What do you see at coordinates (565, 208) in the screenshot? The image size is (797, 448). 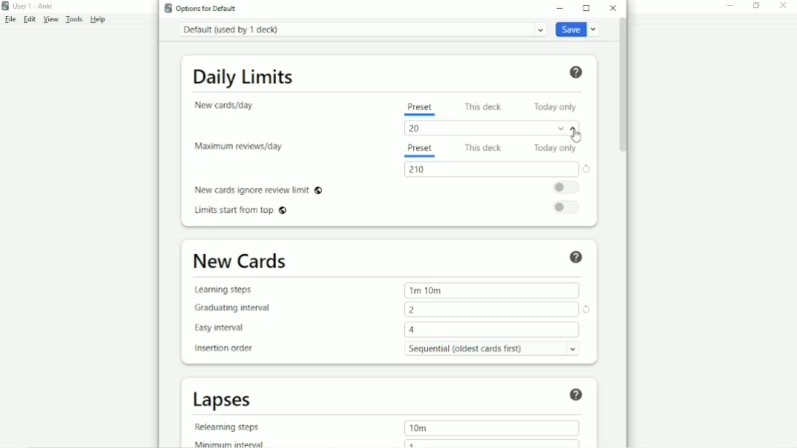 I see `Toggle on/off` at bounding box center [565, 208].